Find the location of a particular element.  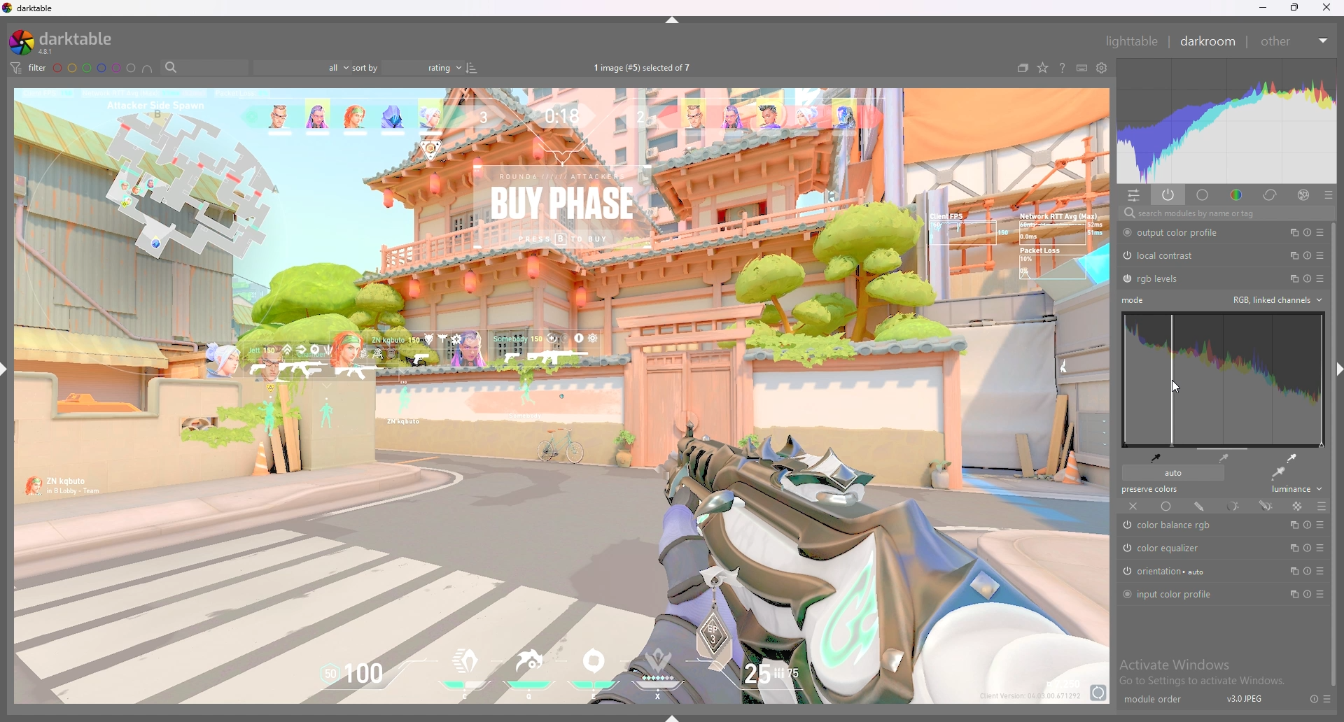

switched on is located at coordinates (1125, 595).